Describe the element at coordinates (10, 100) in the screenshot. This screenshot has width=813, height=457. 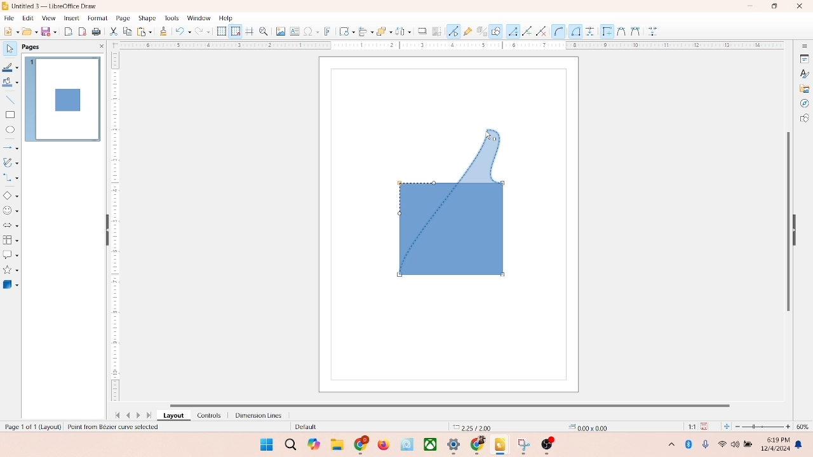
I see `insert line` at that location.